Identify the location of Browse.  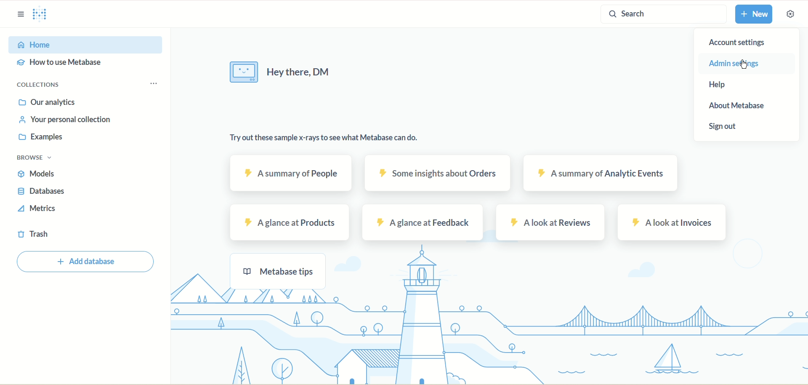
(30, 156).